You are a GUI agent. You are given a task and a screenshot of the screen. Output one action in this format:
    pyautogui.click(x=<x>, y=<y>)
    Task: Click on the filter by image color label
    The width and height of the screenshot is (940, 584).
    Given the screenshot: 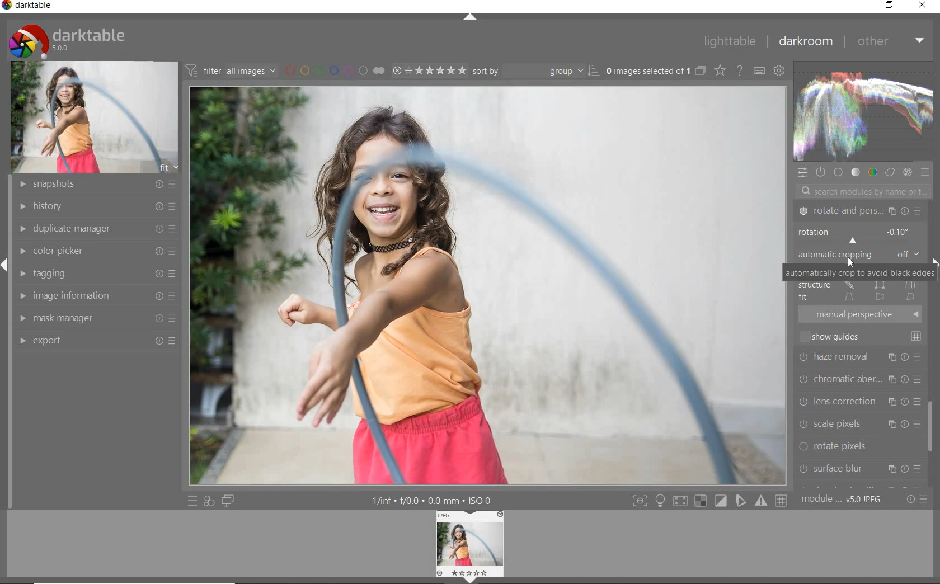 What is the action you would take?
    pyautogui.click(x=335, y=70)
    